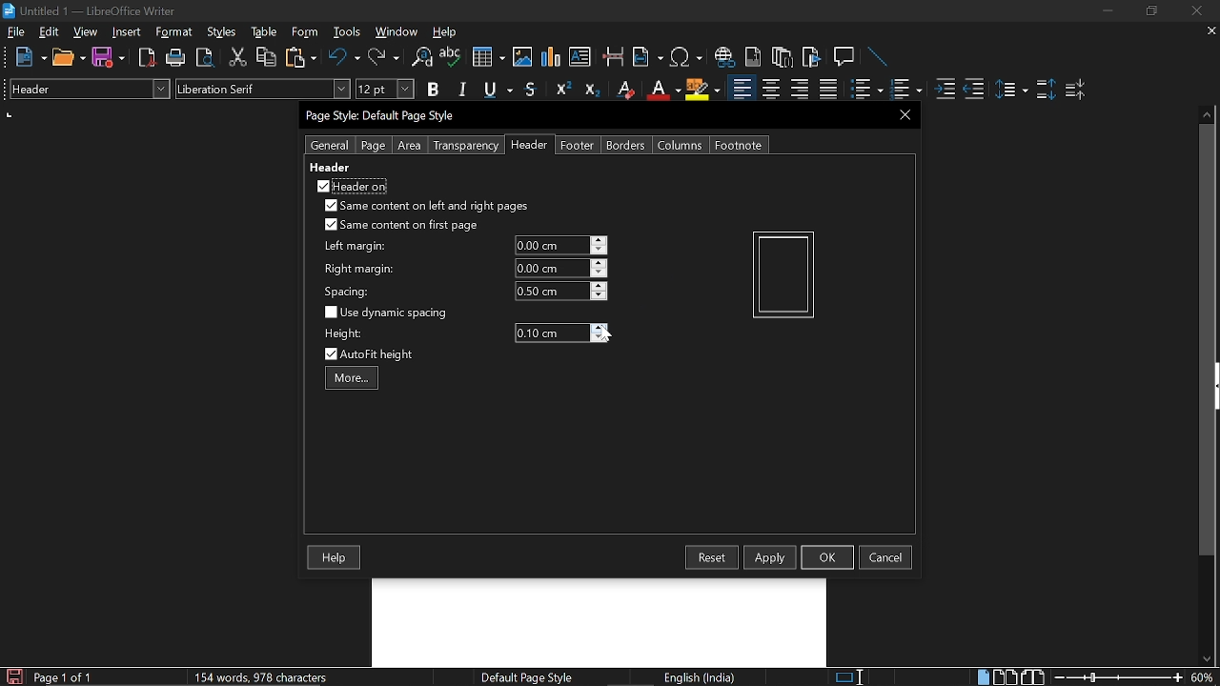 The image size is (1220, 686). Describe the element at coordinates (829, 90) in the screenshot. I see `Justified` at that location.